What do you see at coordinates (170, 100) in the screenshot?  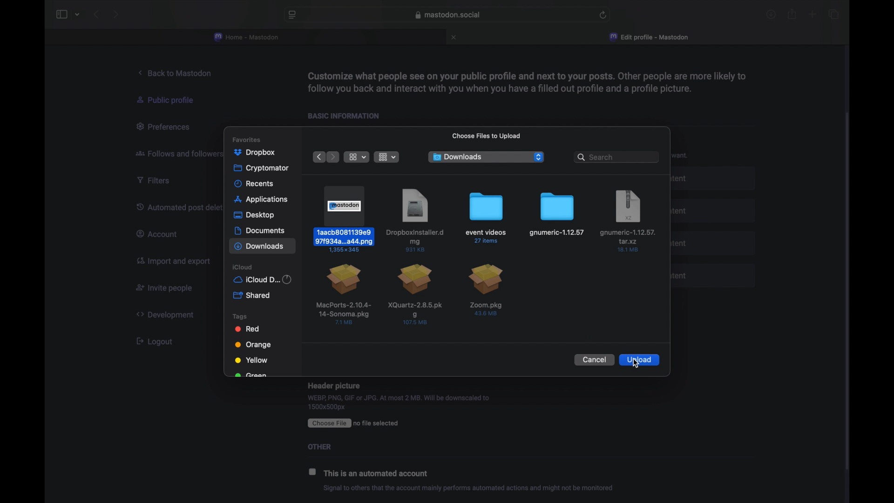 I see `public profile` at bounding box center [170, 100].